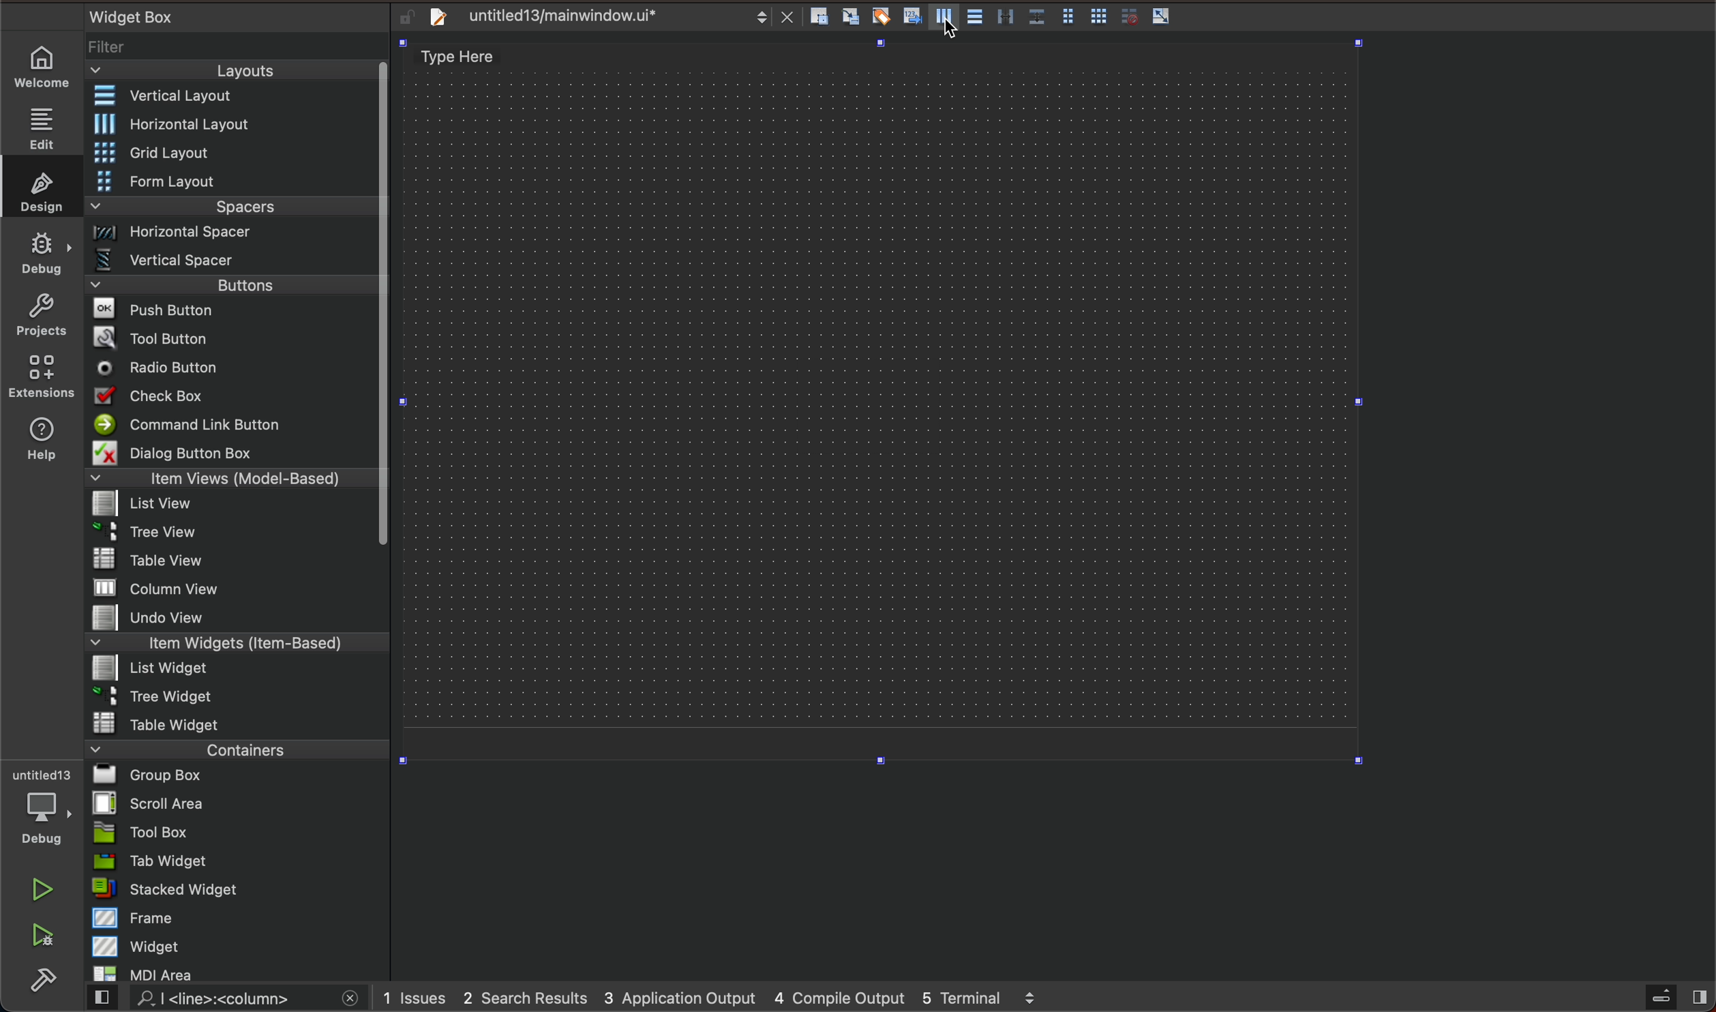 The image size is (1716, 1012). What do you see at coordinates (237, 587) in the screenshot?
I see `column view` at bounding box center [237, 587].